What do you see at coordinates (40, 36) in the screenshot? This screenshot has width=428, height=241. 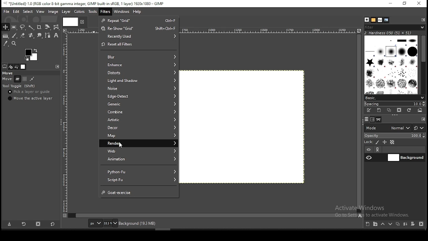 I see `smudge tool` at bounding box center [40, 36].